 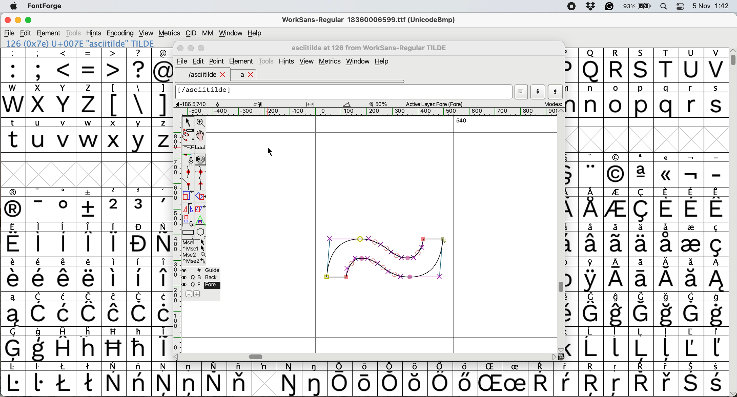 I want to click on symbol, so click(x=39, y=205).